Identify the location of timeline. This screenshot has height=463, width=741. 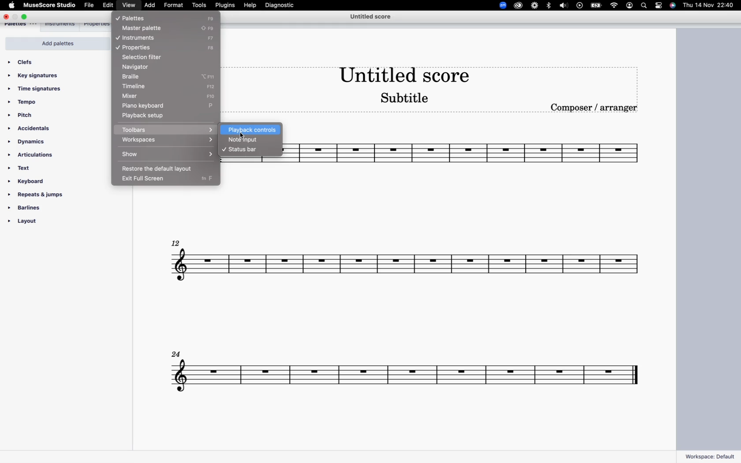
(160, 86).